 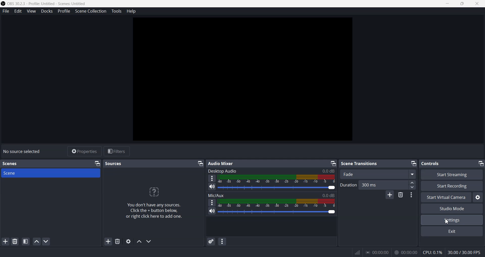 I want to click on More, so click(x=211, y=202).